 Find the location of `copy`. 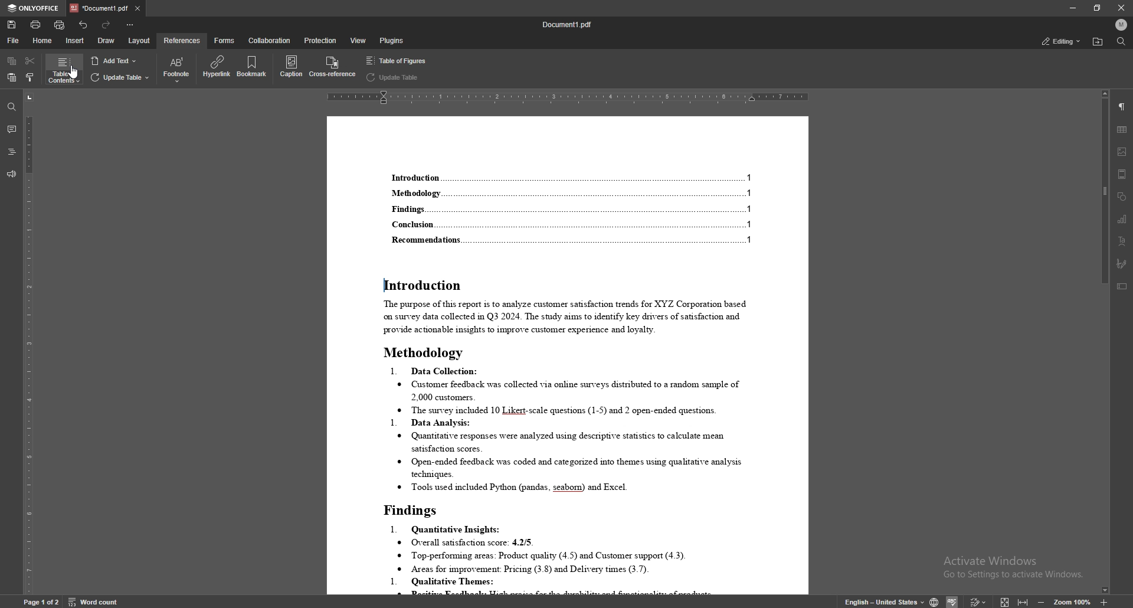

copy is located at coordinates (13, 60).